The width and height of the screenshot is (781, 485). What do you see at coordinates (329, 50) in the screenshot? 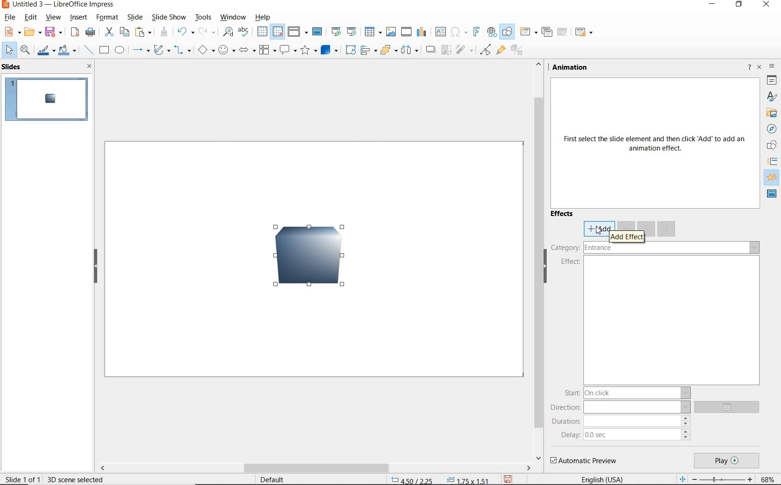
I see `3d objects` at bounding box center [329, 50].